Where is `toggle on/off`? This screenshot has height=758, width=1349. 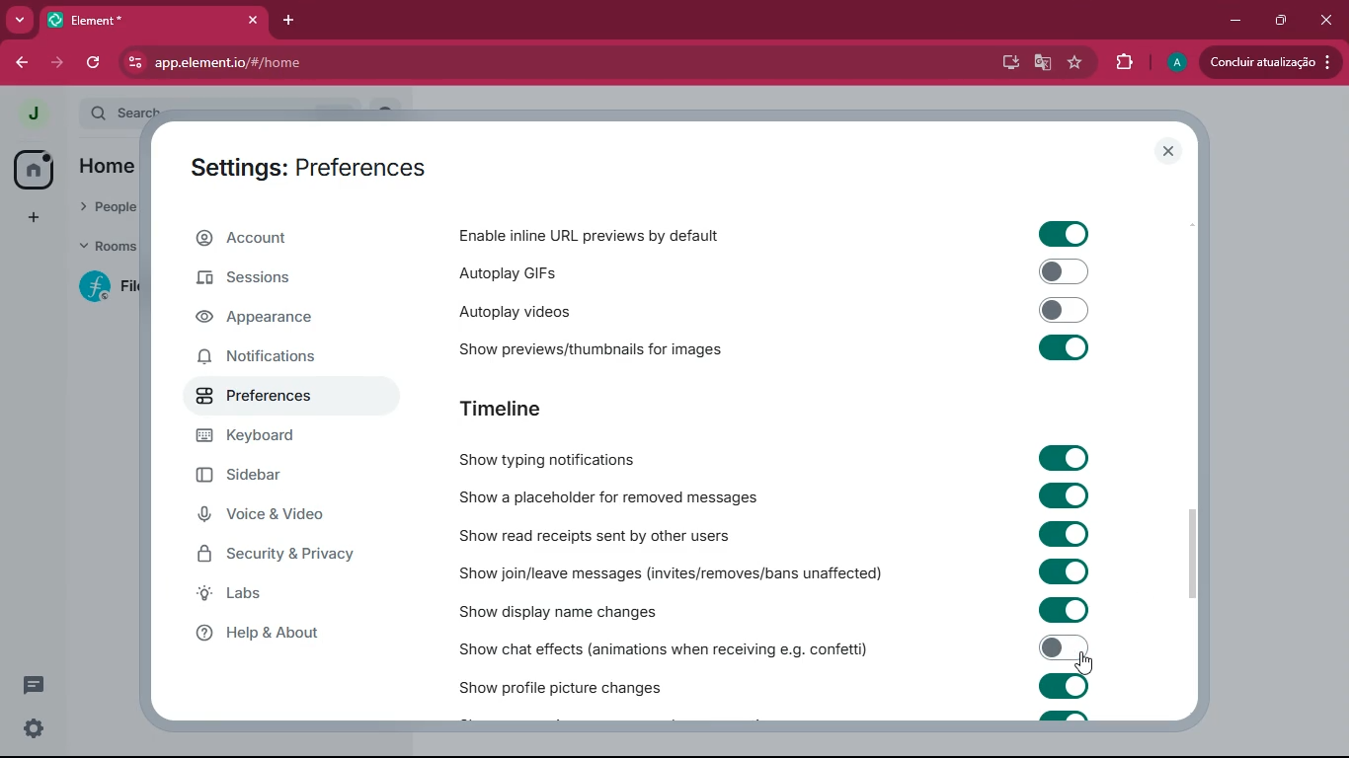 toggle on/off is located at coordinates (1066, 495).